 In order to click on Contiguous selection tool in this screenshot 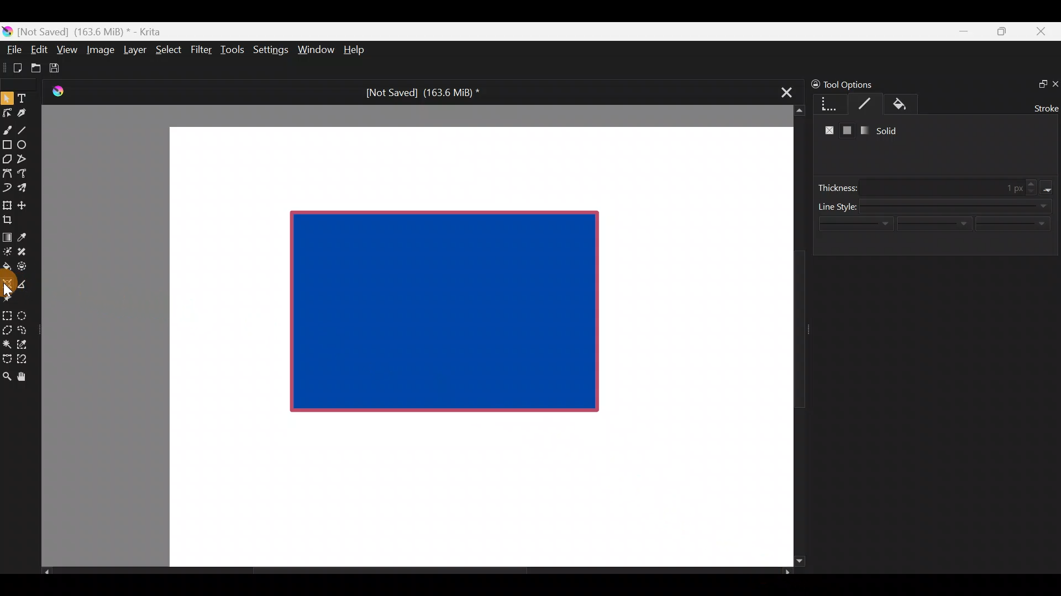, I will do `click(7, 341)`.